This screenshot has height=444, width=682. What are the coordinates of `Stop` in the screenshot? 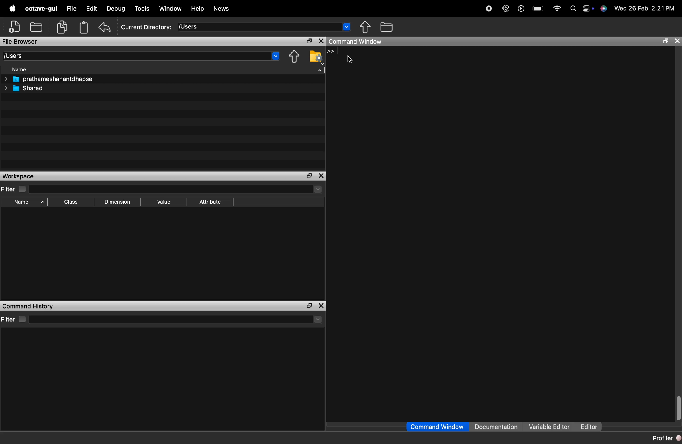 It's located at (489, 8).